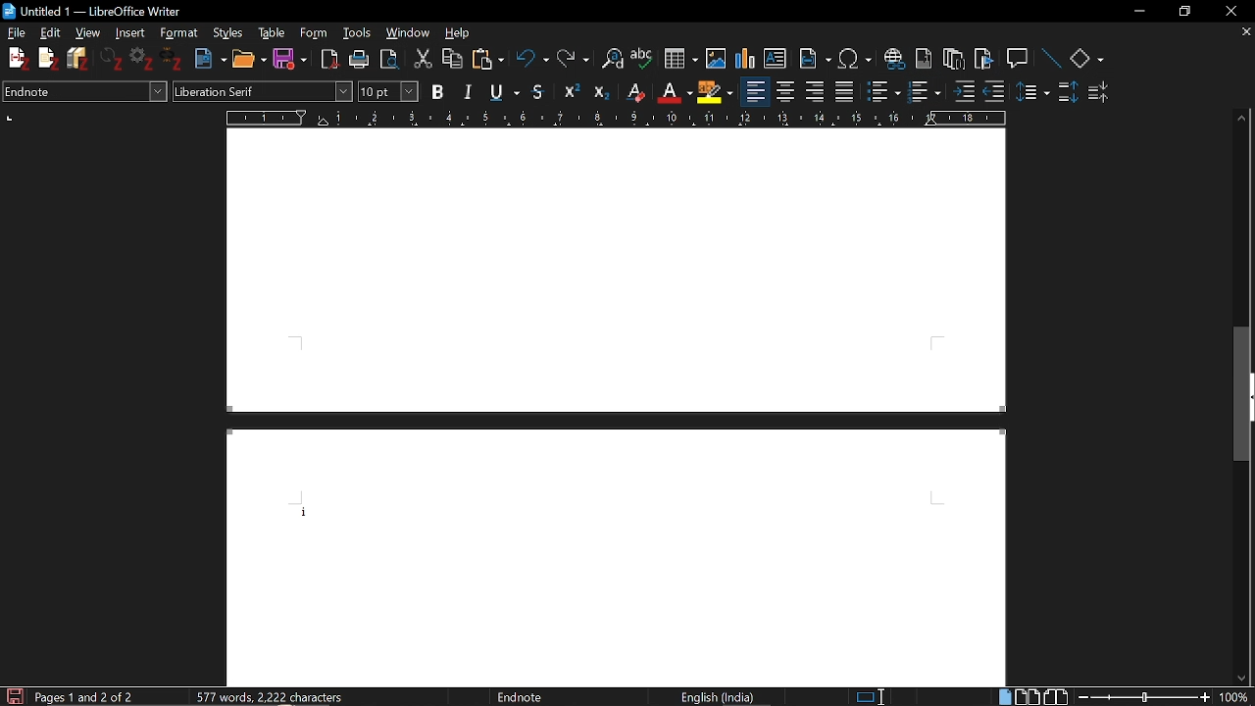 This screenshot has height=706, width=1255. Describe the element at coordinates (107, 11) in the screenshot. I see `untitled 1 - libreoffice writter` at that location.